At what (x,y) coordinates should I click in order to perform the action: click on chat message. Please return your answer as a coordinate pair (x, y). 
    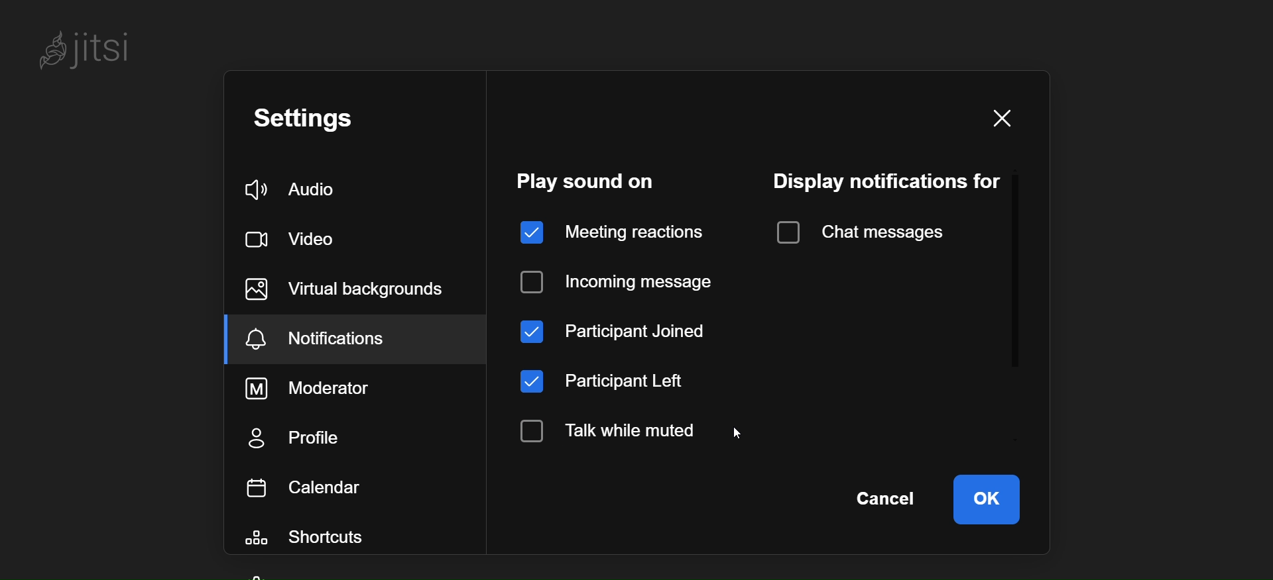
    Looking at the image, I should click on (858, 233).